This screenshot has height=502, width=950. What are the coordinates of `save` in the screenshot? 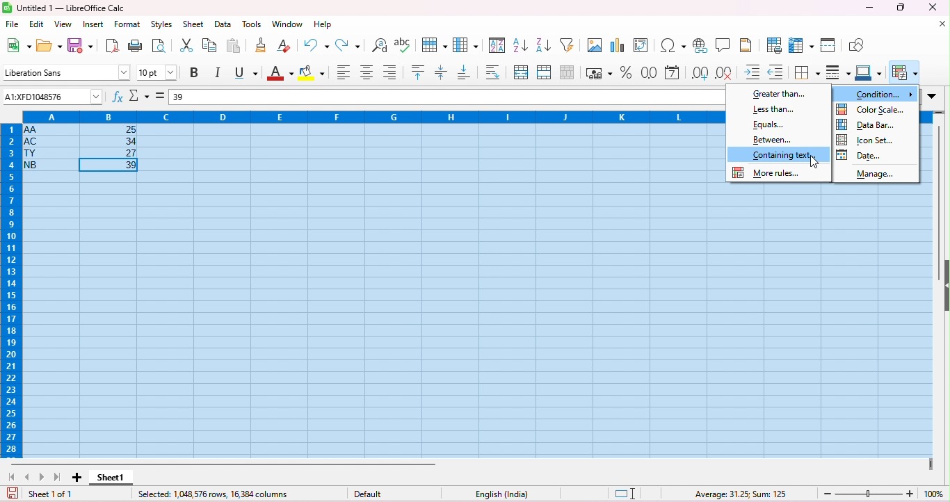 It's located at (13, 494).